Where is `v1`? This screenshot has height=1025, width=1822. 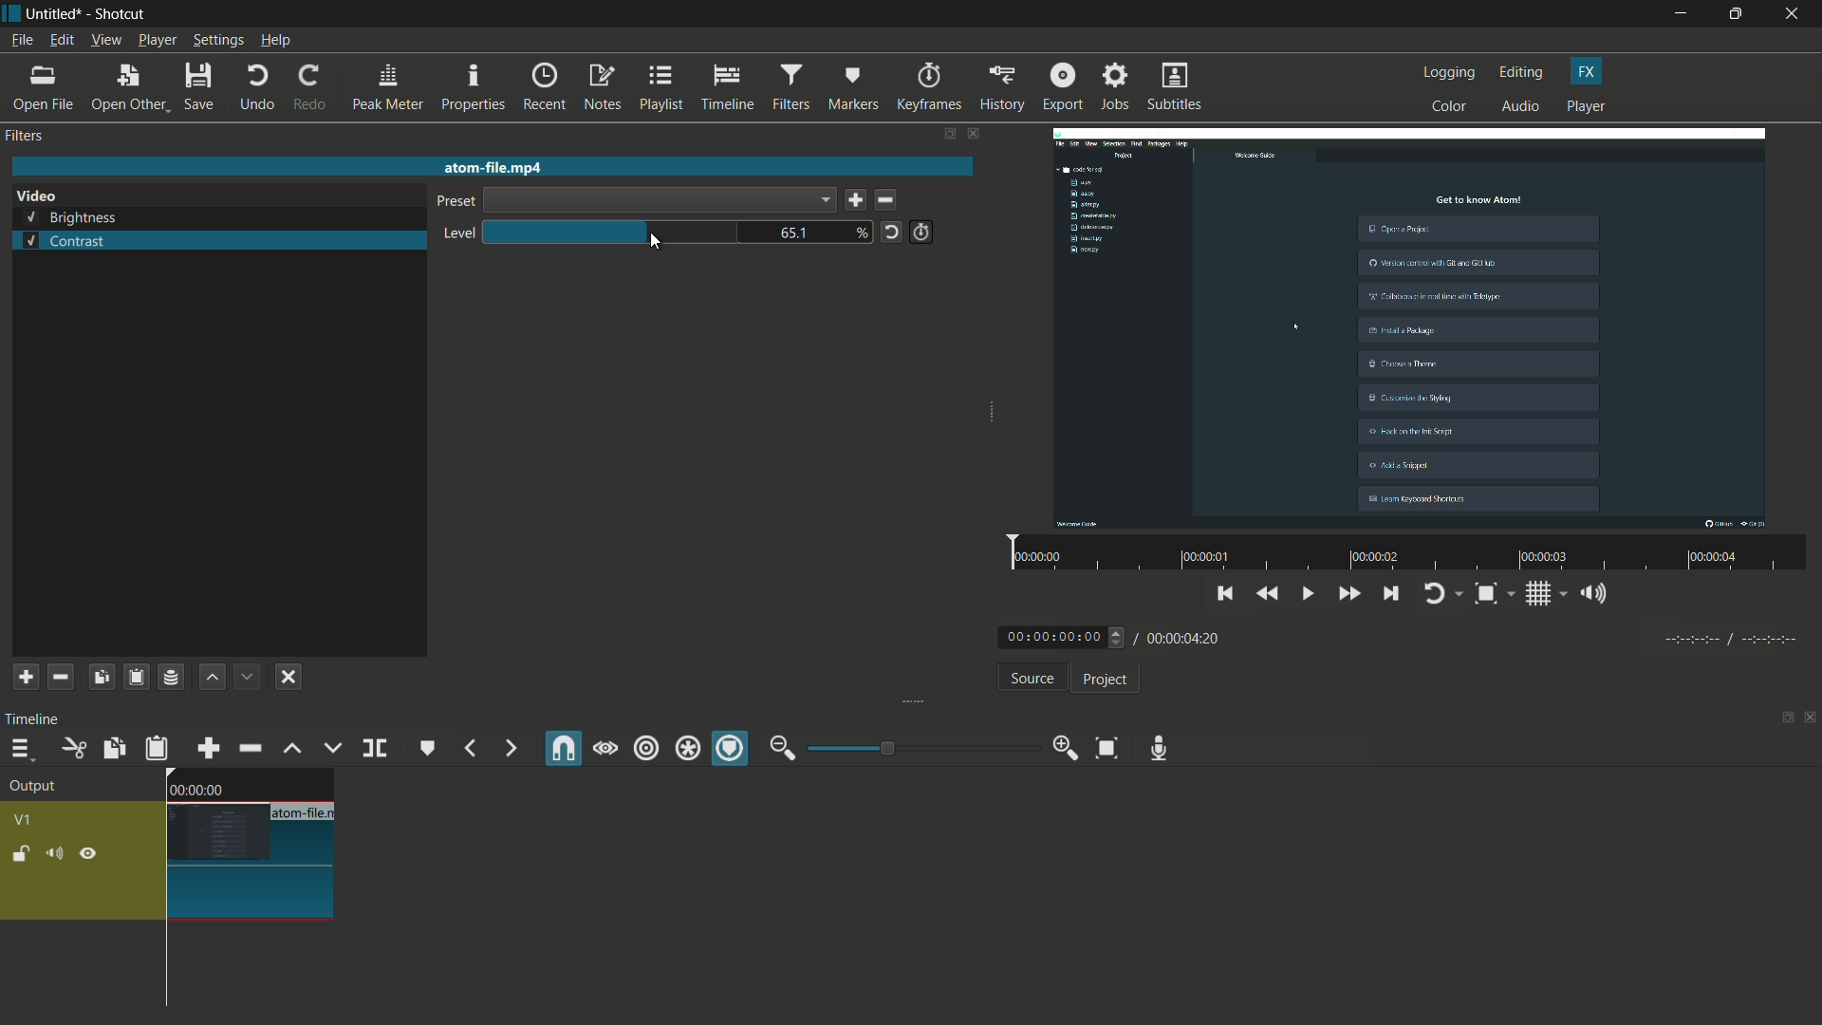
v1 is located at coordinates (27, 818).